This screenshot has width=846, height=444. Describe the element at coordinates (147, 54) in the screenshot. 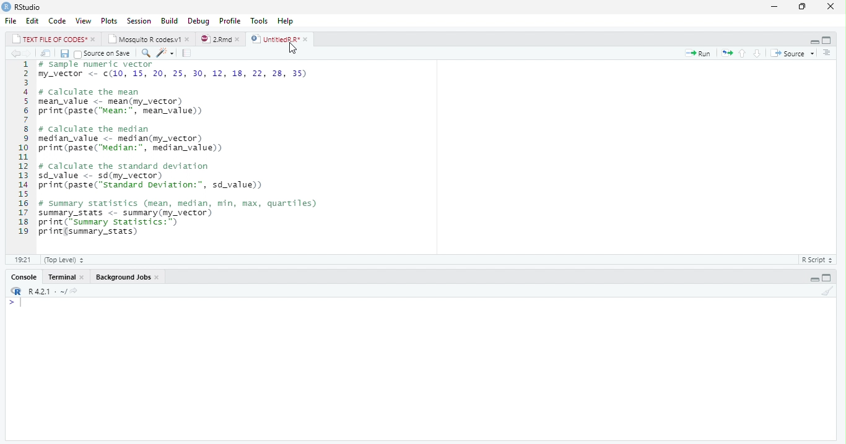

I see `find and replace` at that location.